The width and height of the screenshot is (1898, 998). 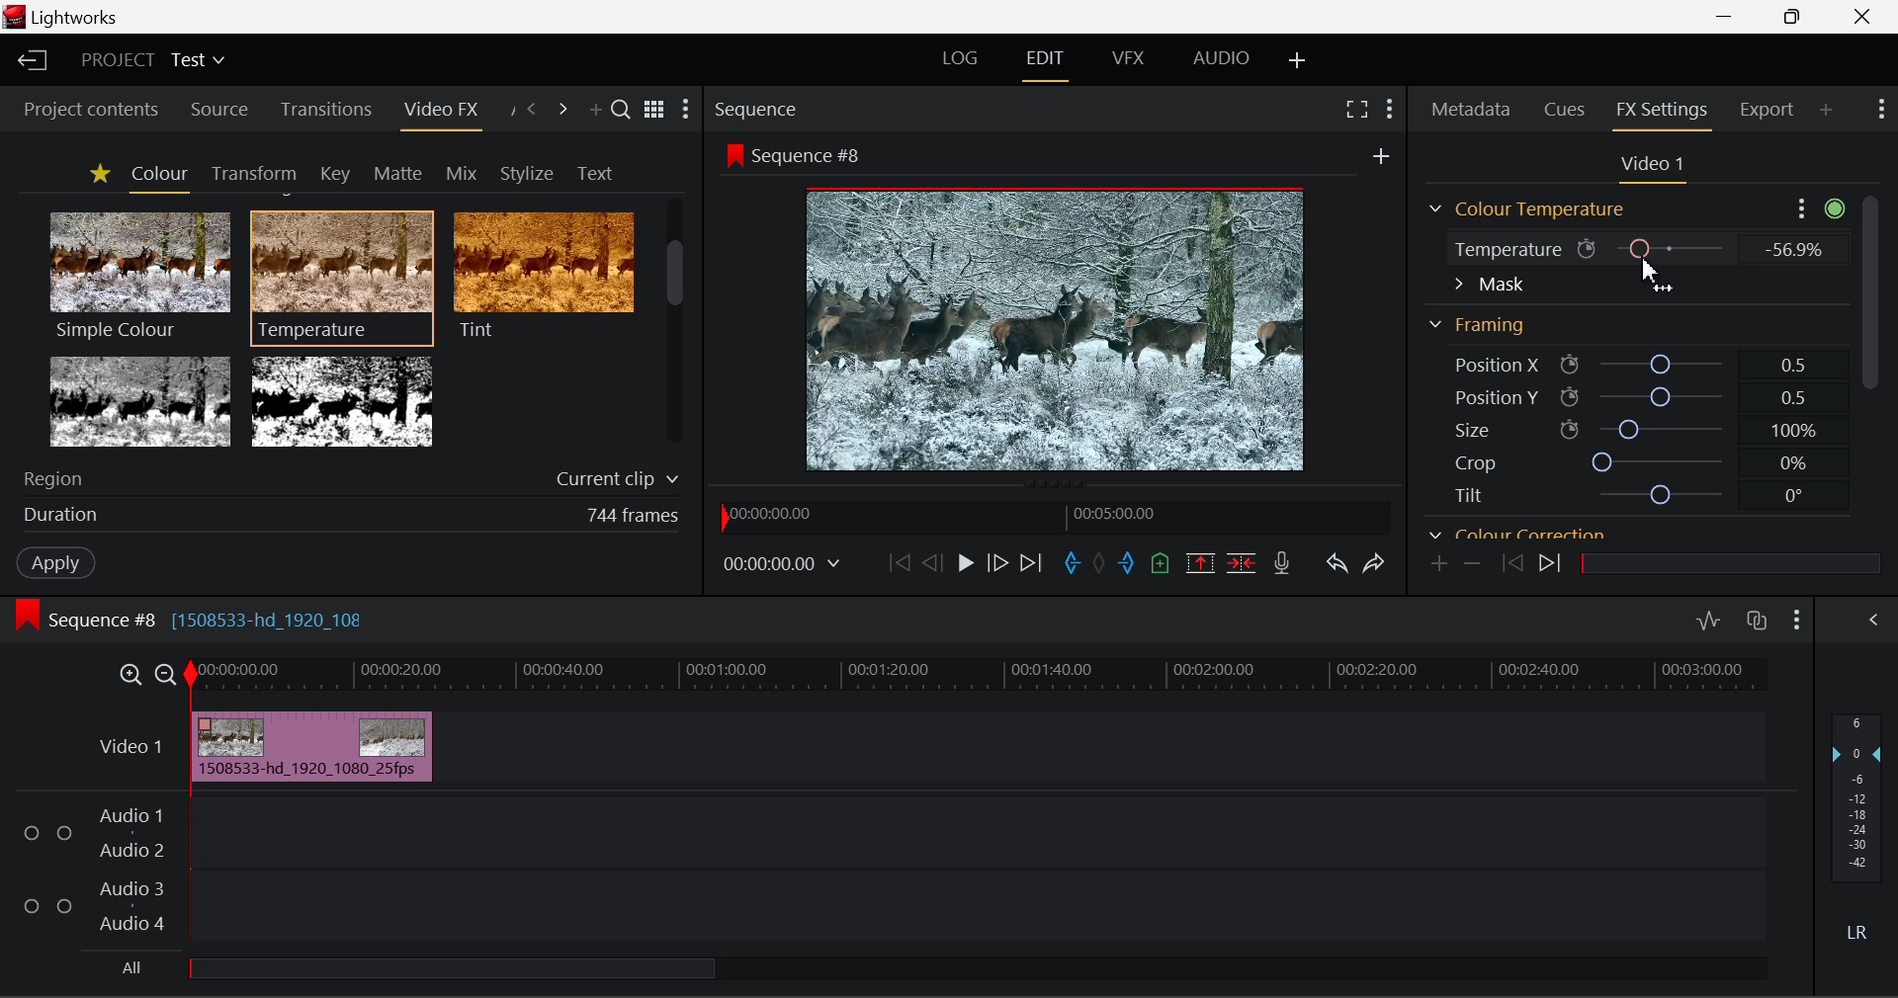 I want to click on Go Forward, so click(x=996, y=564).